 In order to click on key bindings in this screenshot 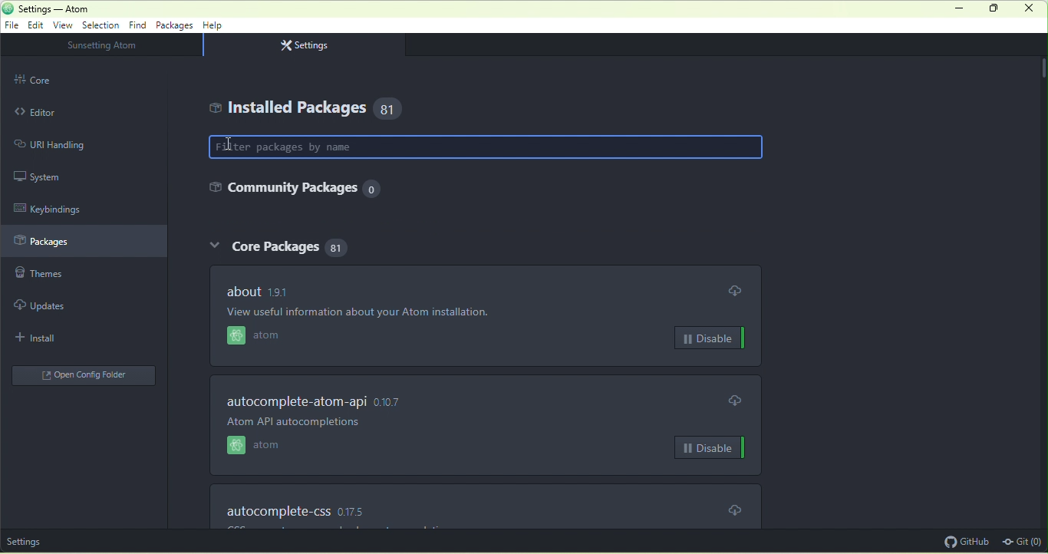, I will do `click(61, 207)`.